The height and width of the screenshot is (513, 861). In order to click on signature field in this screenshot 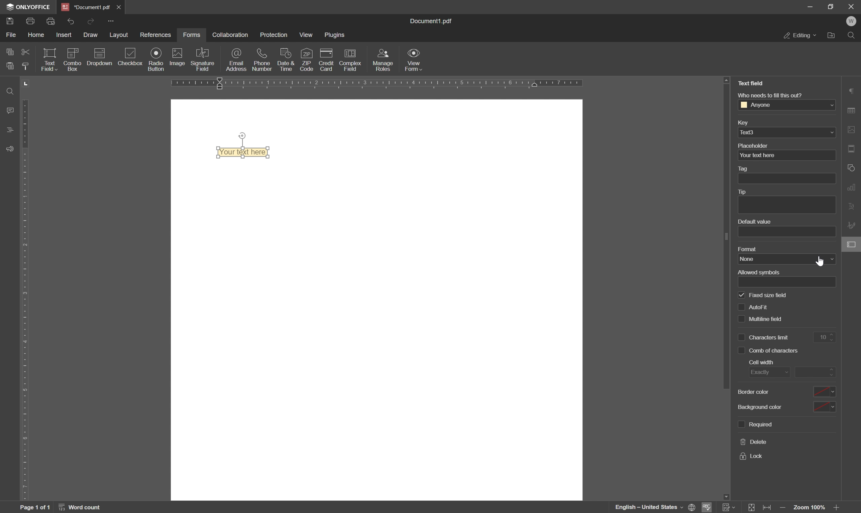, I will do `click(204, 59)`.